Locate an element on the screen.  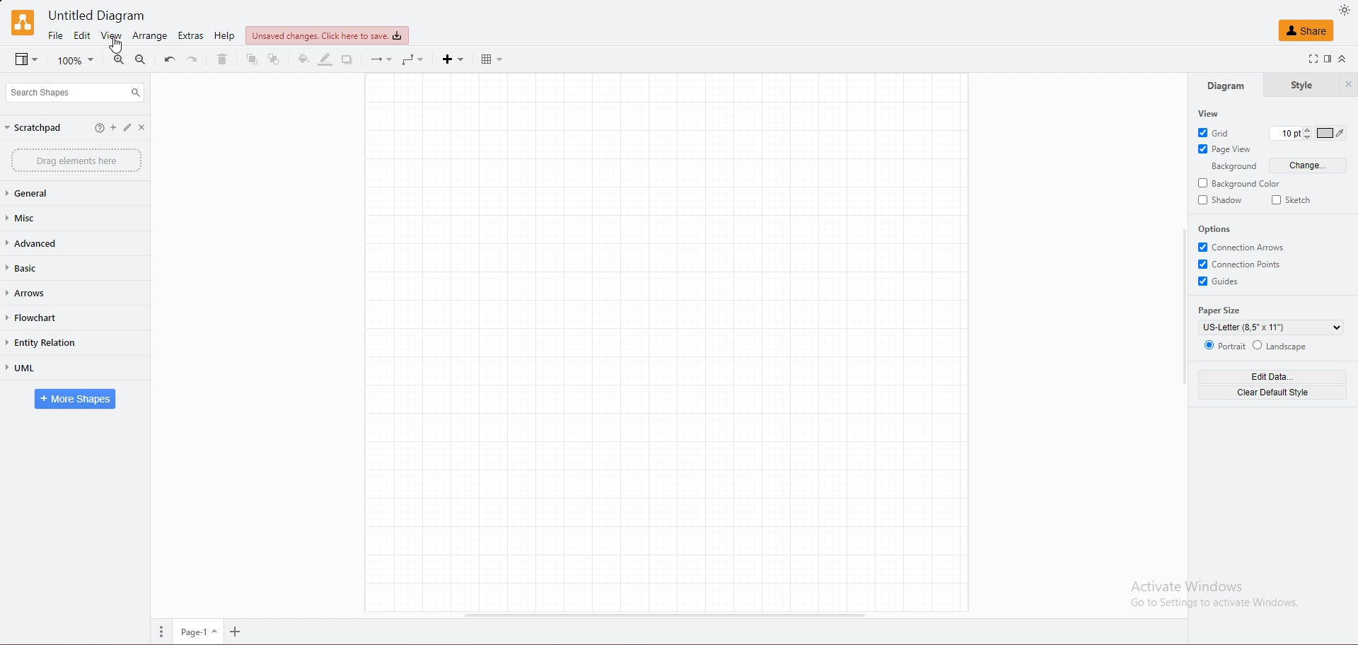
line color is located at coordinates (324, 59).